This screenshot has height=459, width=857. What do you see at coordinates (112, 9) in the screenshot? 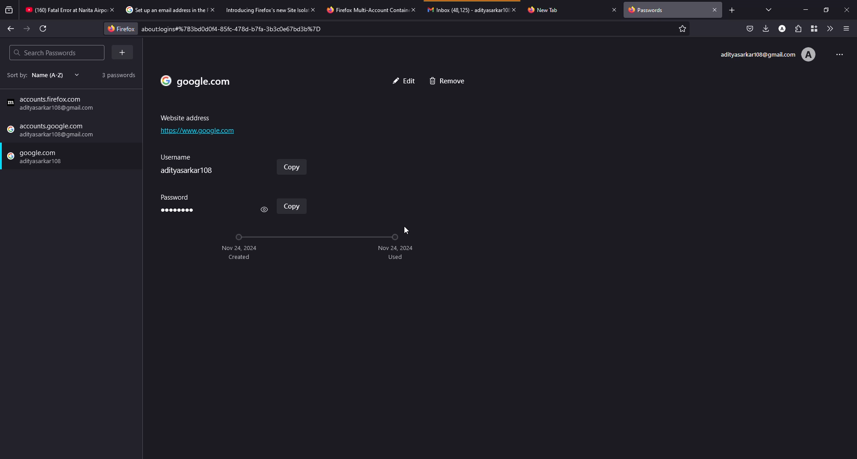
I see `close` at bounding box center [112, 9].